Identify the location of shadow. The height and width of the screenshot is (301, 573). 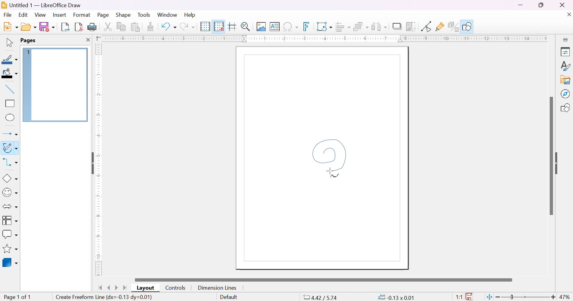
(398, 27).